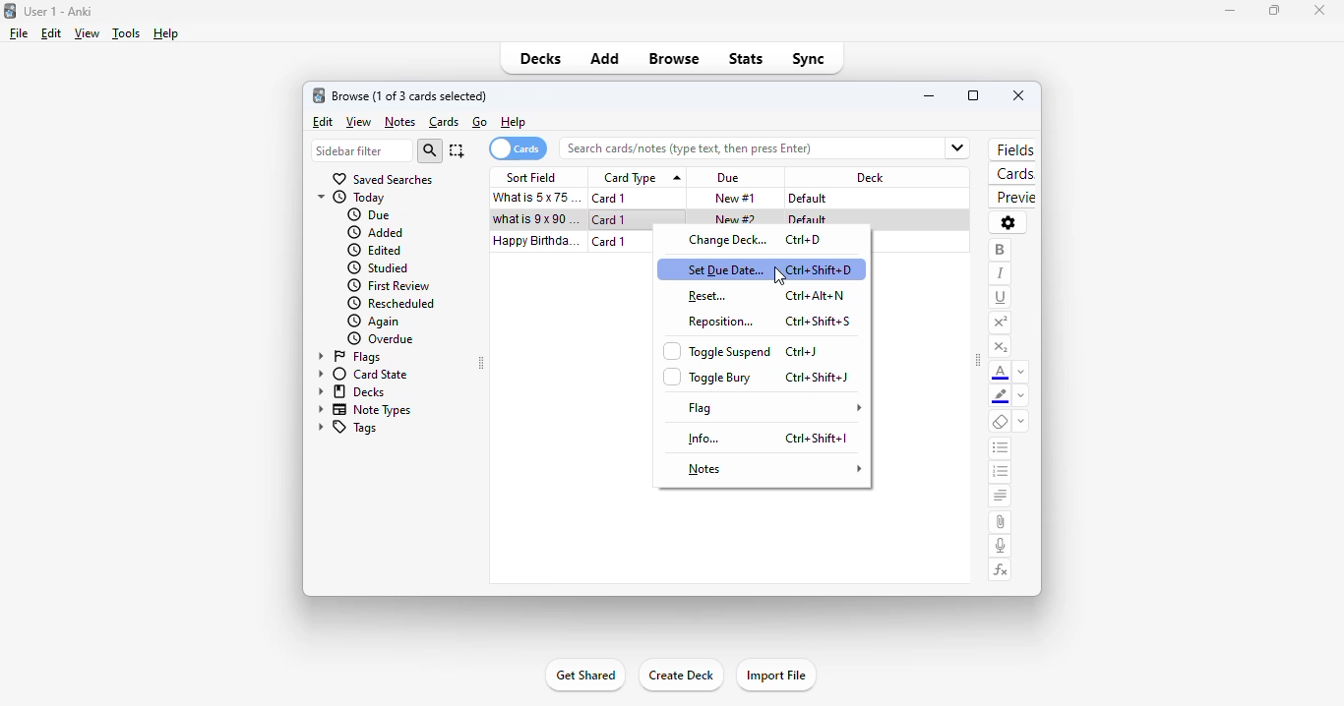  What do you see at coordinates (167, 34) in the screenshot?
I see `help` at bounding box center [167, 34].